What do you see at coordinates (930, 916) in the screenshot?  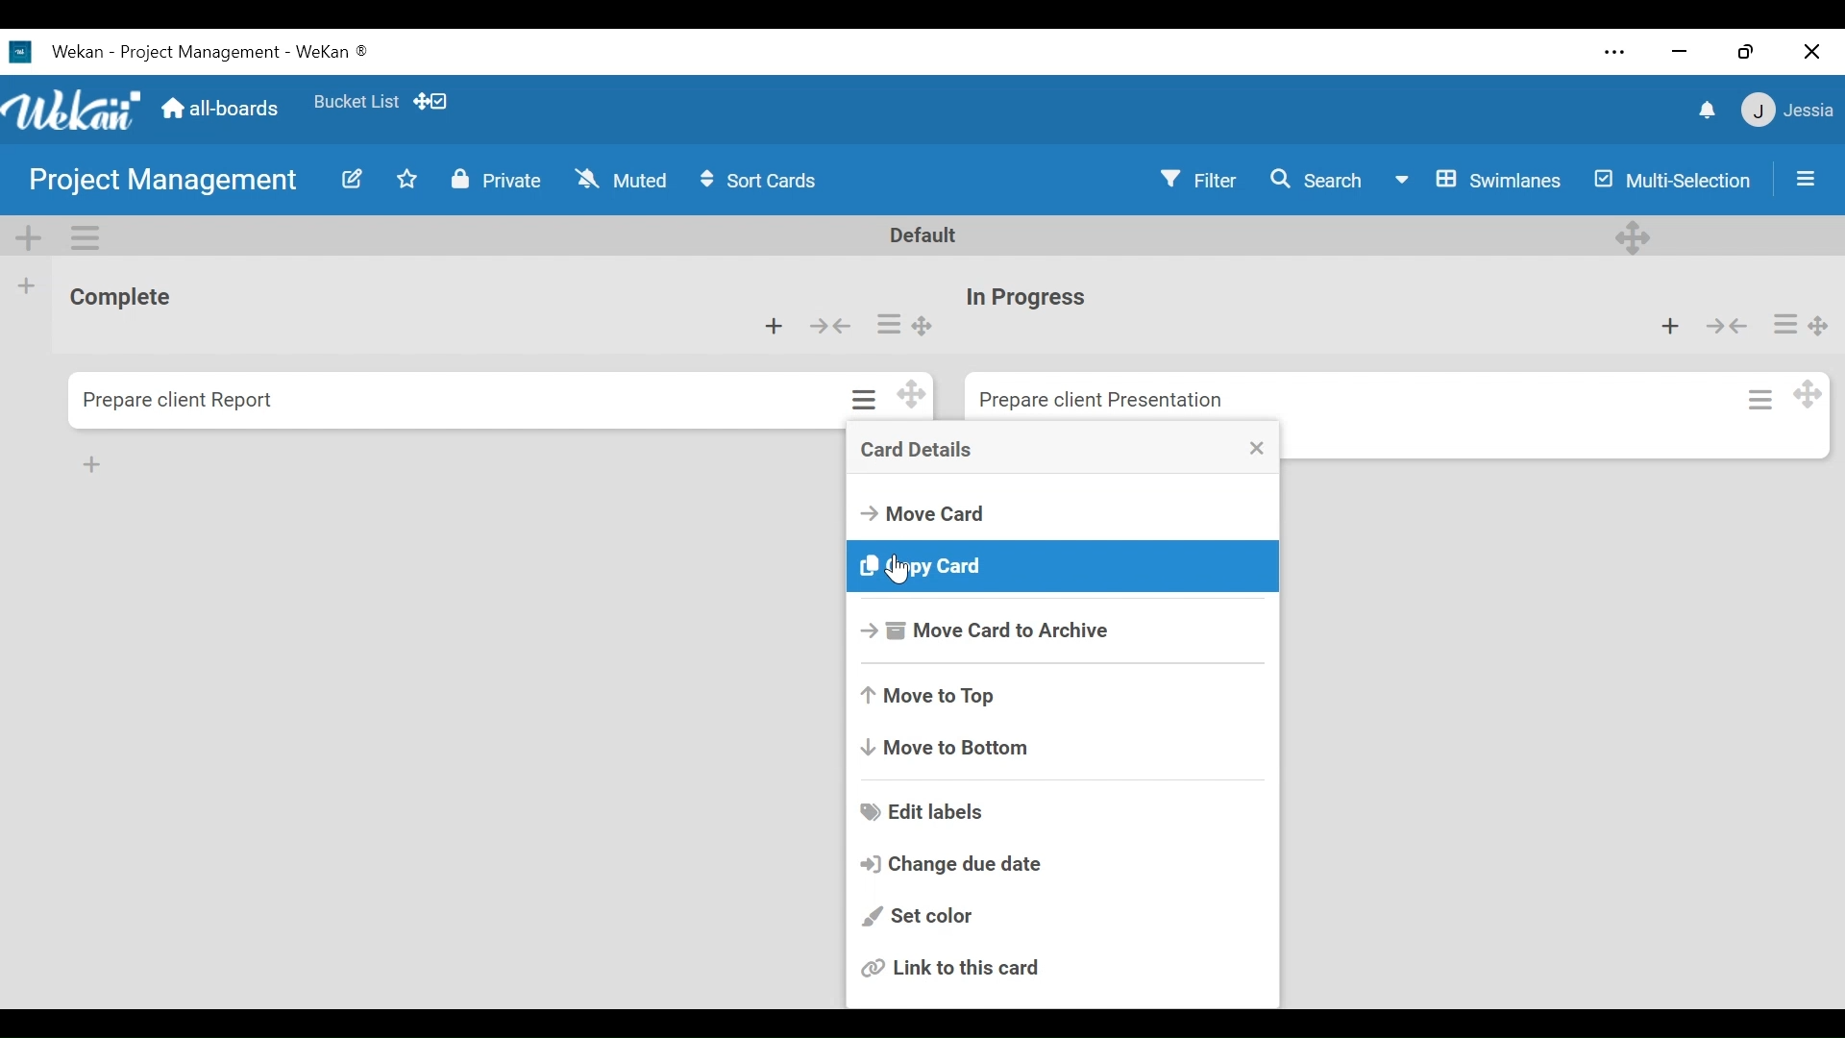 I see `Set color` at bounding box center [930, 916].